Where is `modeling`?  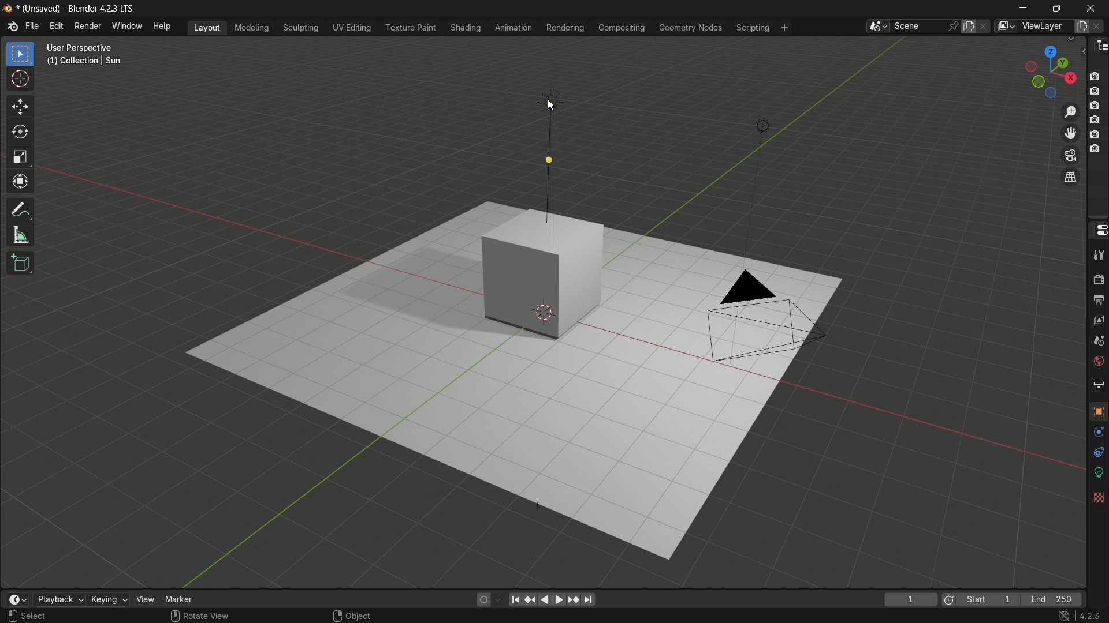 modeling is located at coordinates (251, 27).